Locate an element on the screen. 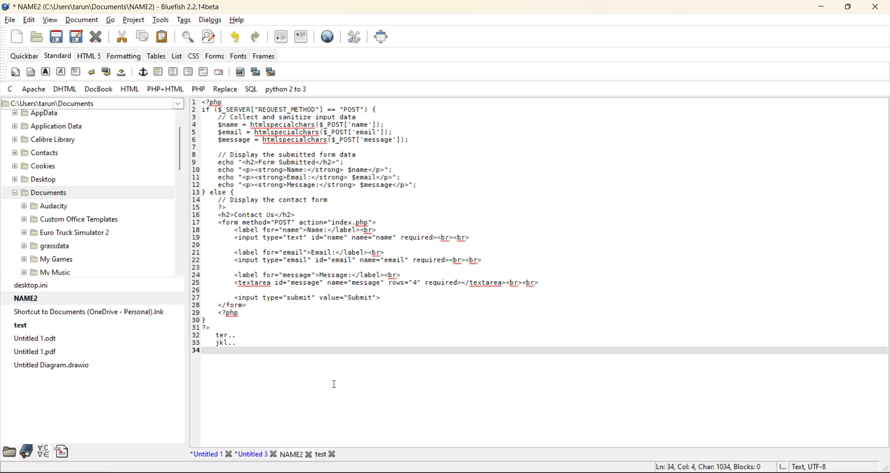 The height and width of the screenshot is (473, 890). quickbar is located at coordinates (25, 56).